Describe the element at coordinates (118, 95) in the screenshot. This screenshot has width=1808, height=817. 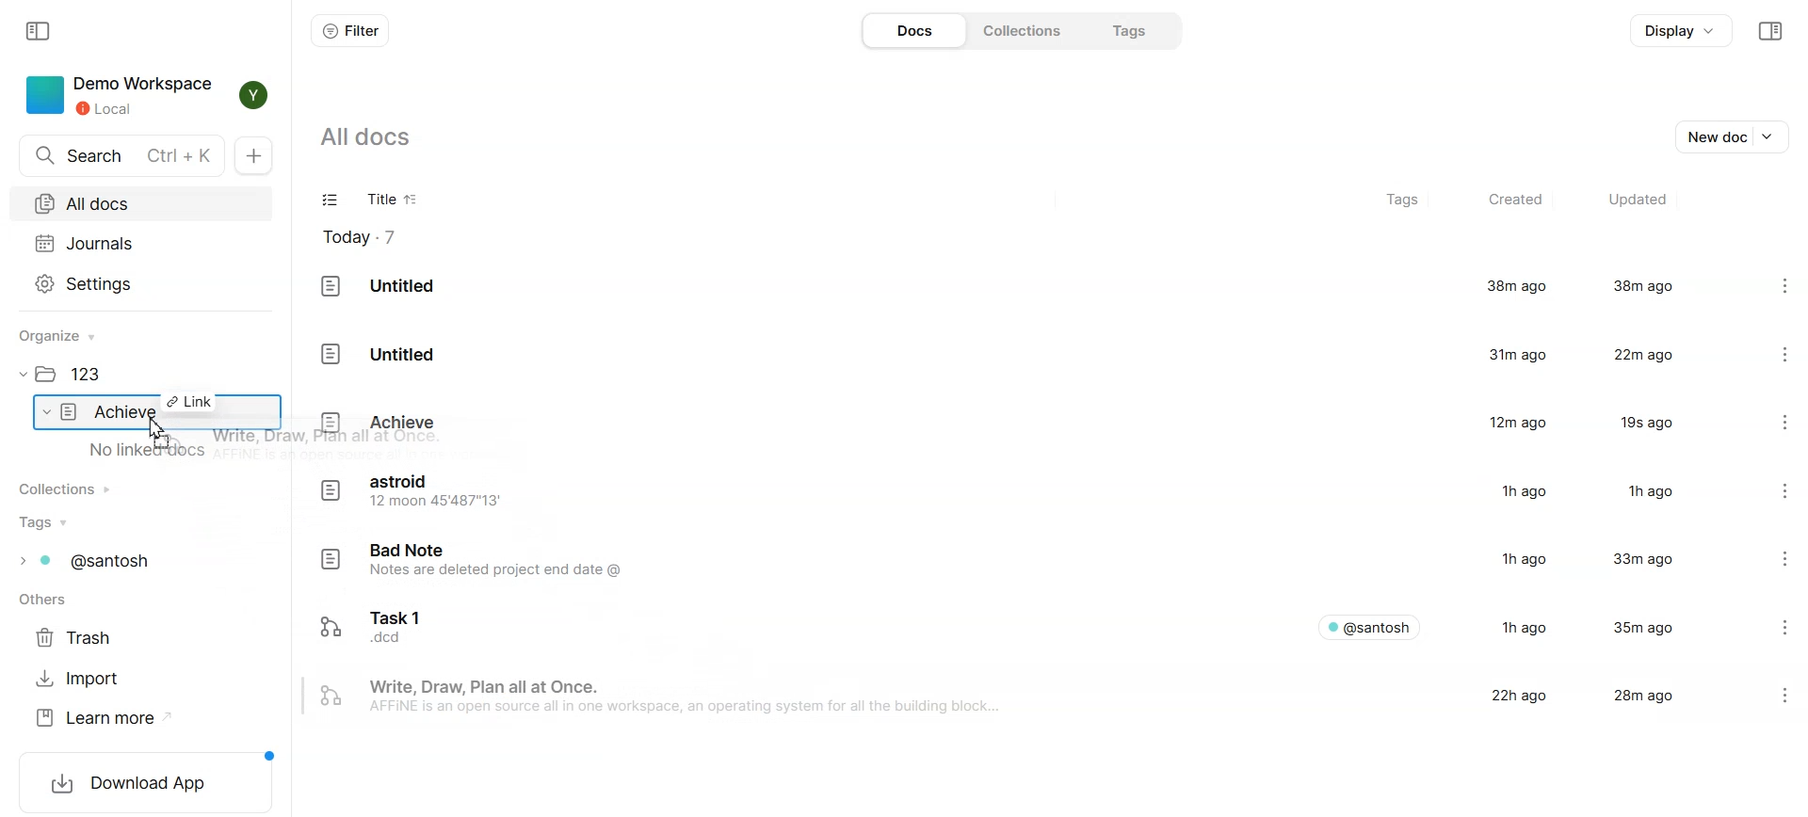
I see `Demo workspace` at that location.